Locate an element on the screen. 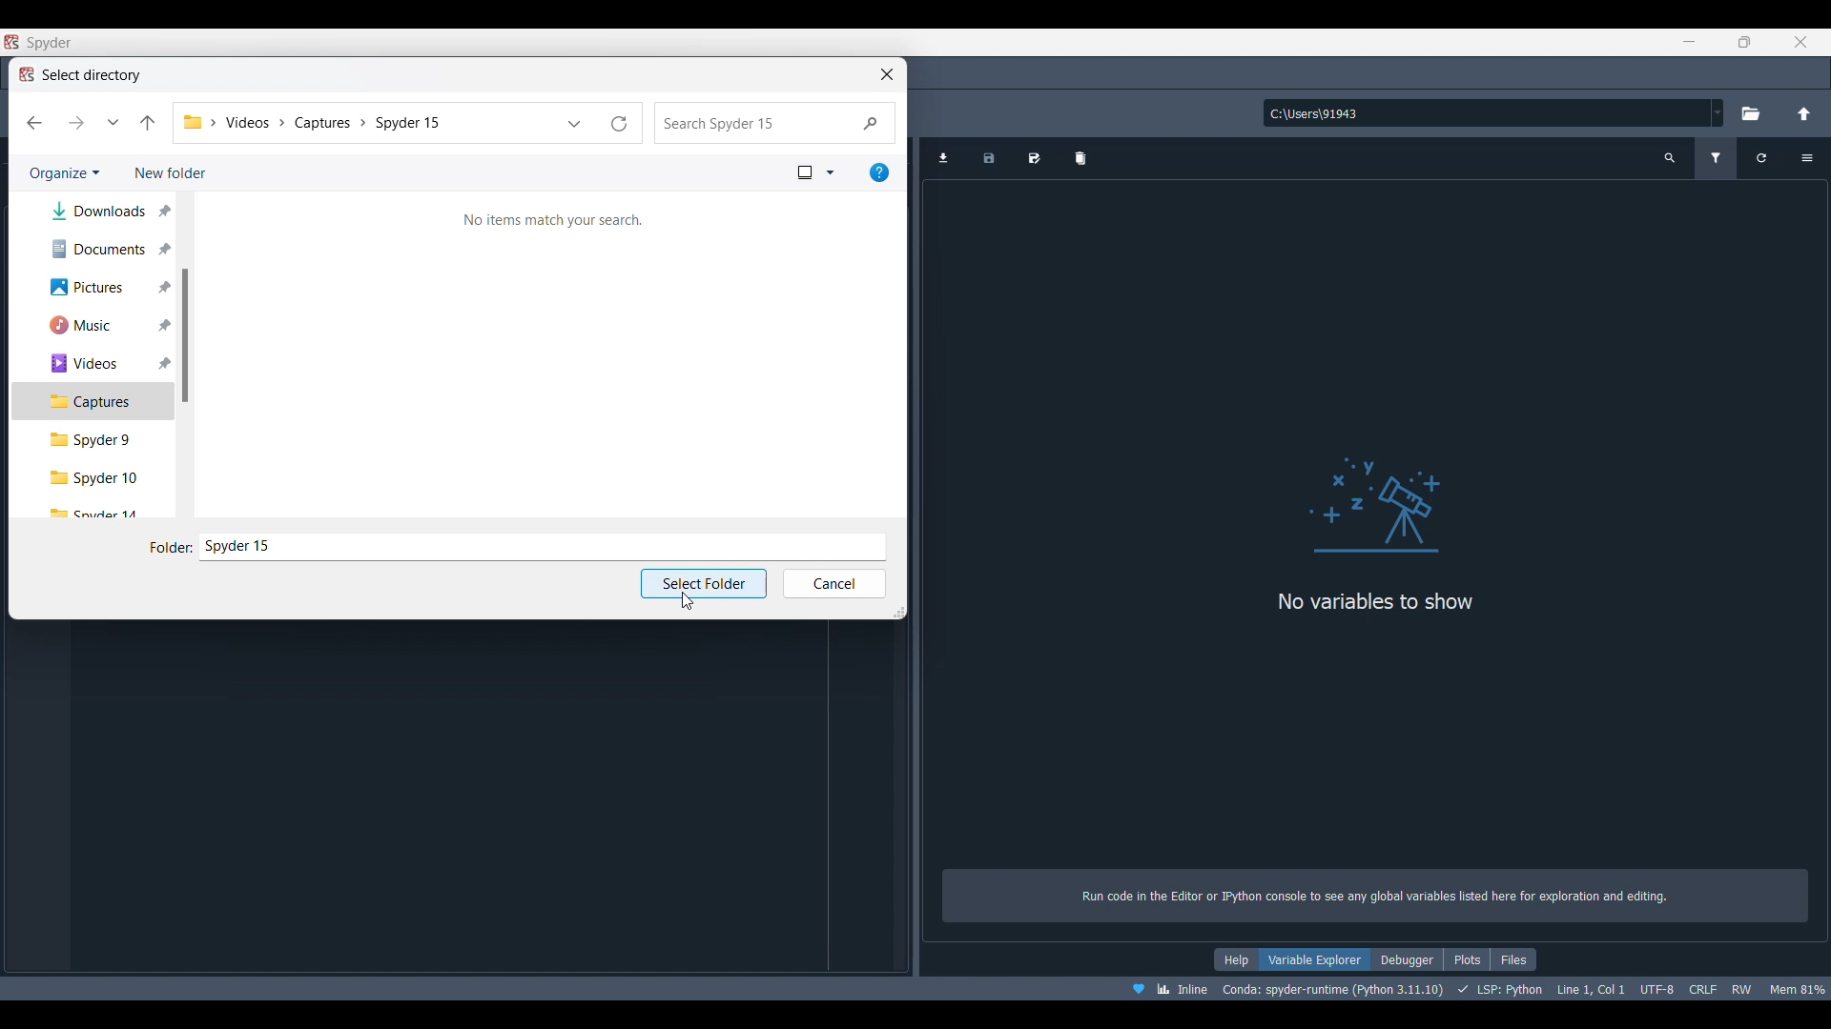 The height and width of the screenshot is (1029, 1831). Search variable by names and types is located at coordinates (1671, 159).